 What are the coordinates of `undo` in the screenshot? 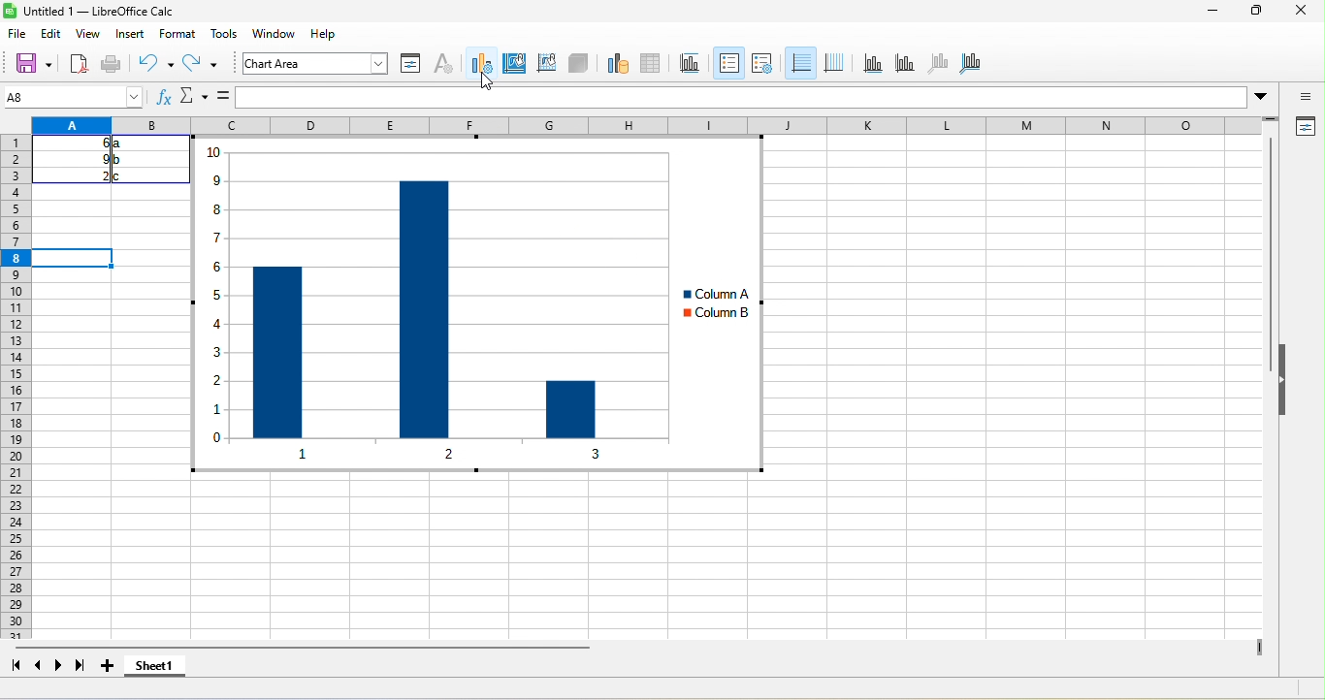 It's located at (152, 64).